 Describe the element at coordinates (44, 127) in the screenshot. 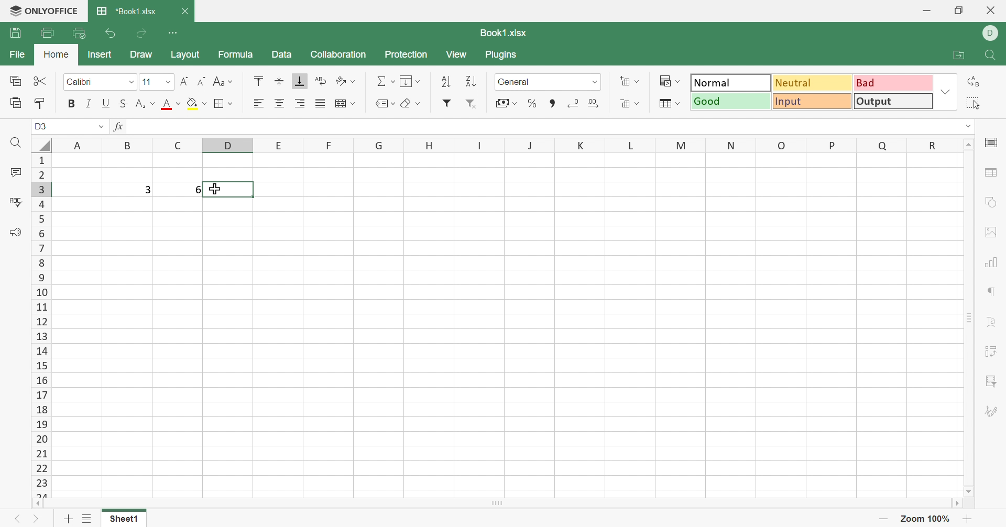

I see `A1` at that location.